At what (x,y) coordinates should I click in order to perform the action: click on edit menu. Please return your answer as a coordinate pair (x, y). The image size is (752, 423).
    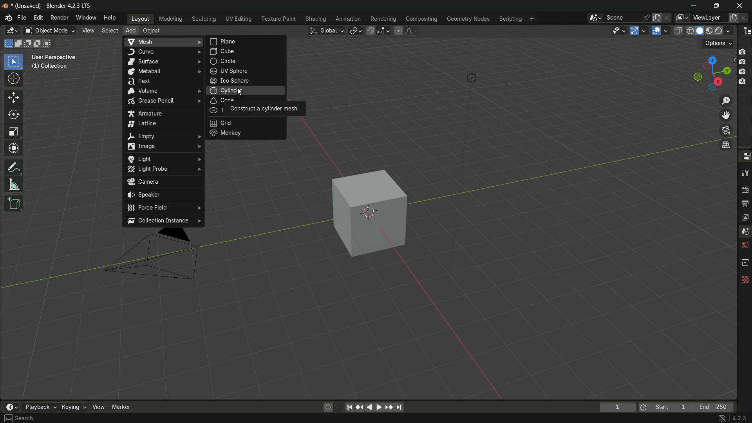
    Looking at the image, I should click on (38, 18).